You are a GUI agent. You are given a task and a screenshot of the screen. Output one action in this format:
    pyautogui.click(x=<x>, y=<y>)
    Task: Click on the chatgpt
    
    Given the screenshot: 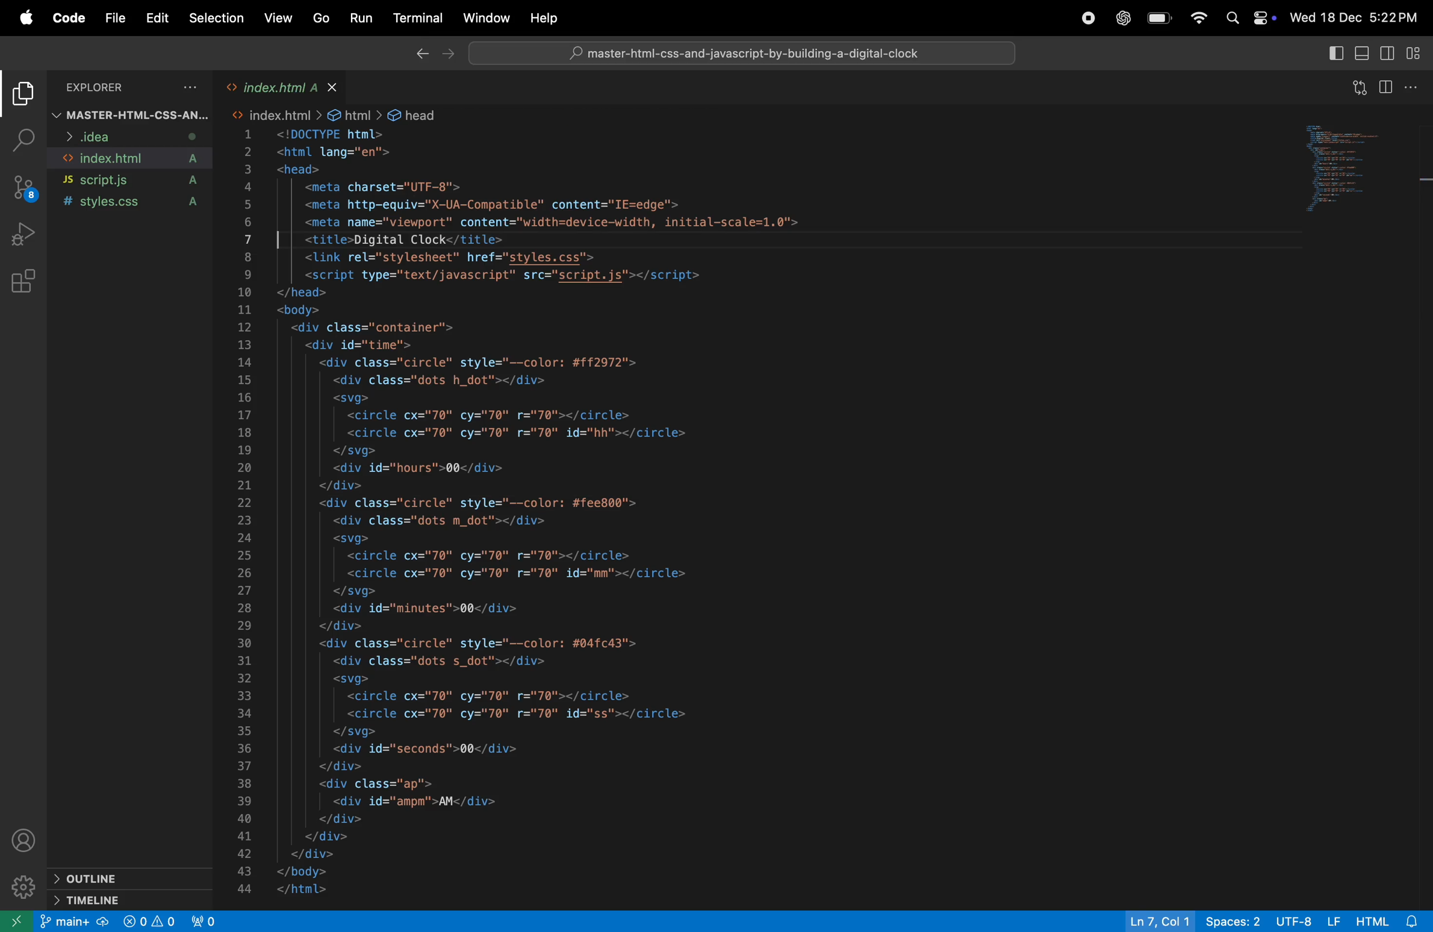 What is the action you would take?
    pyautogui.click(x=1122, y=17)
    